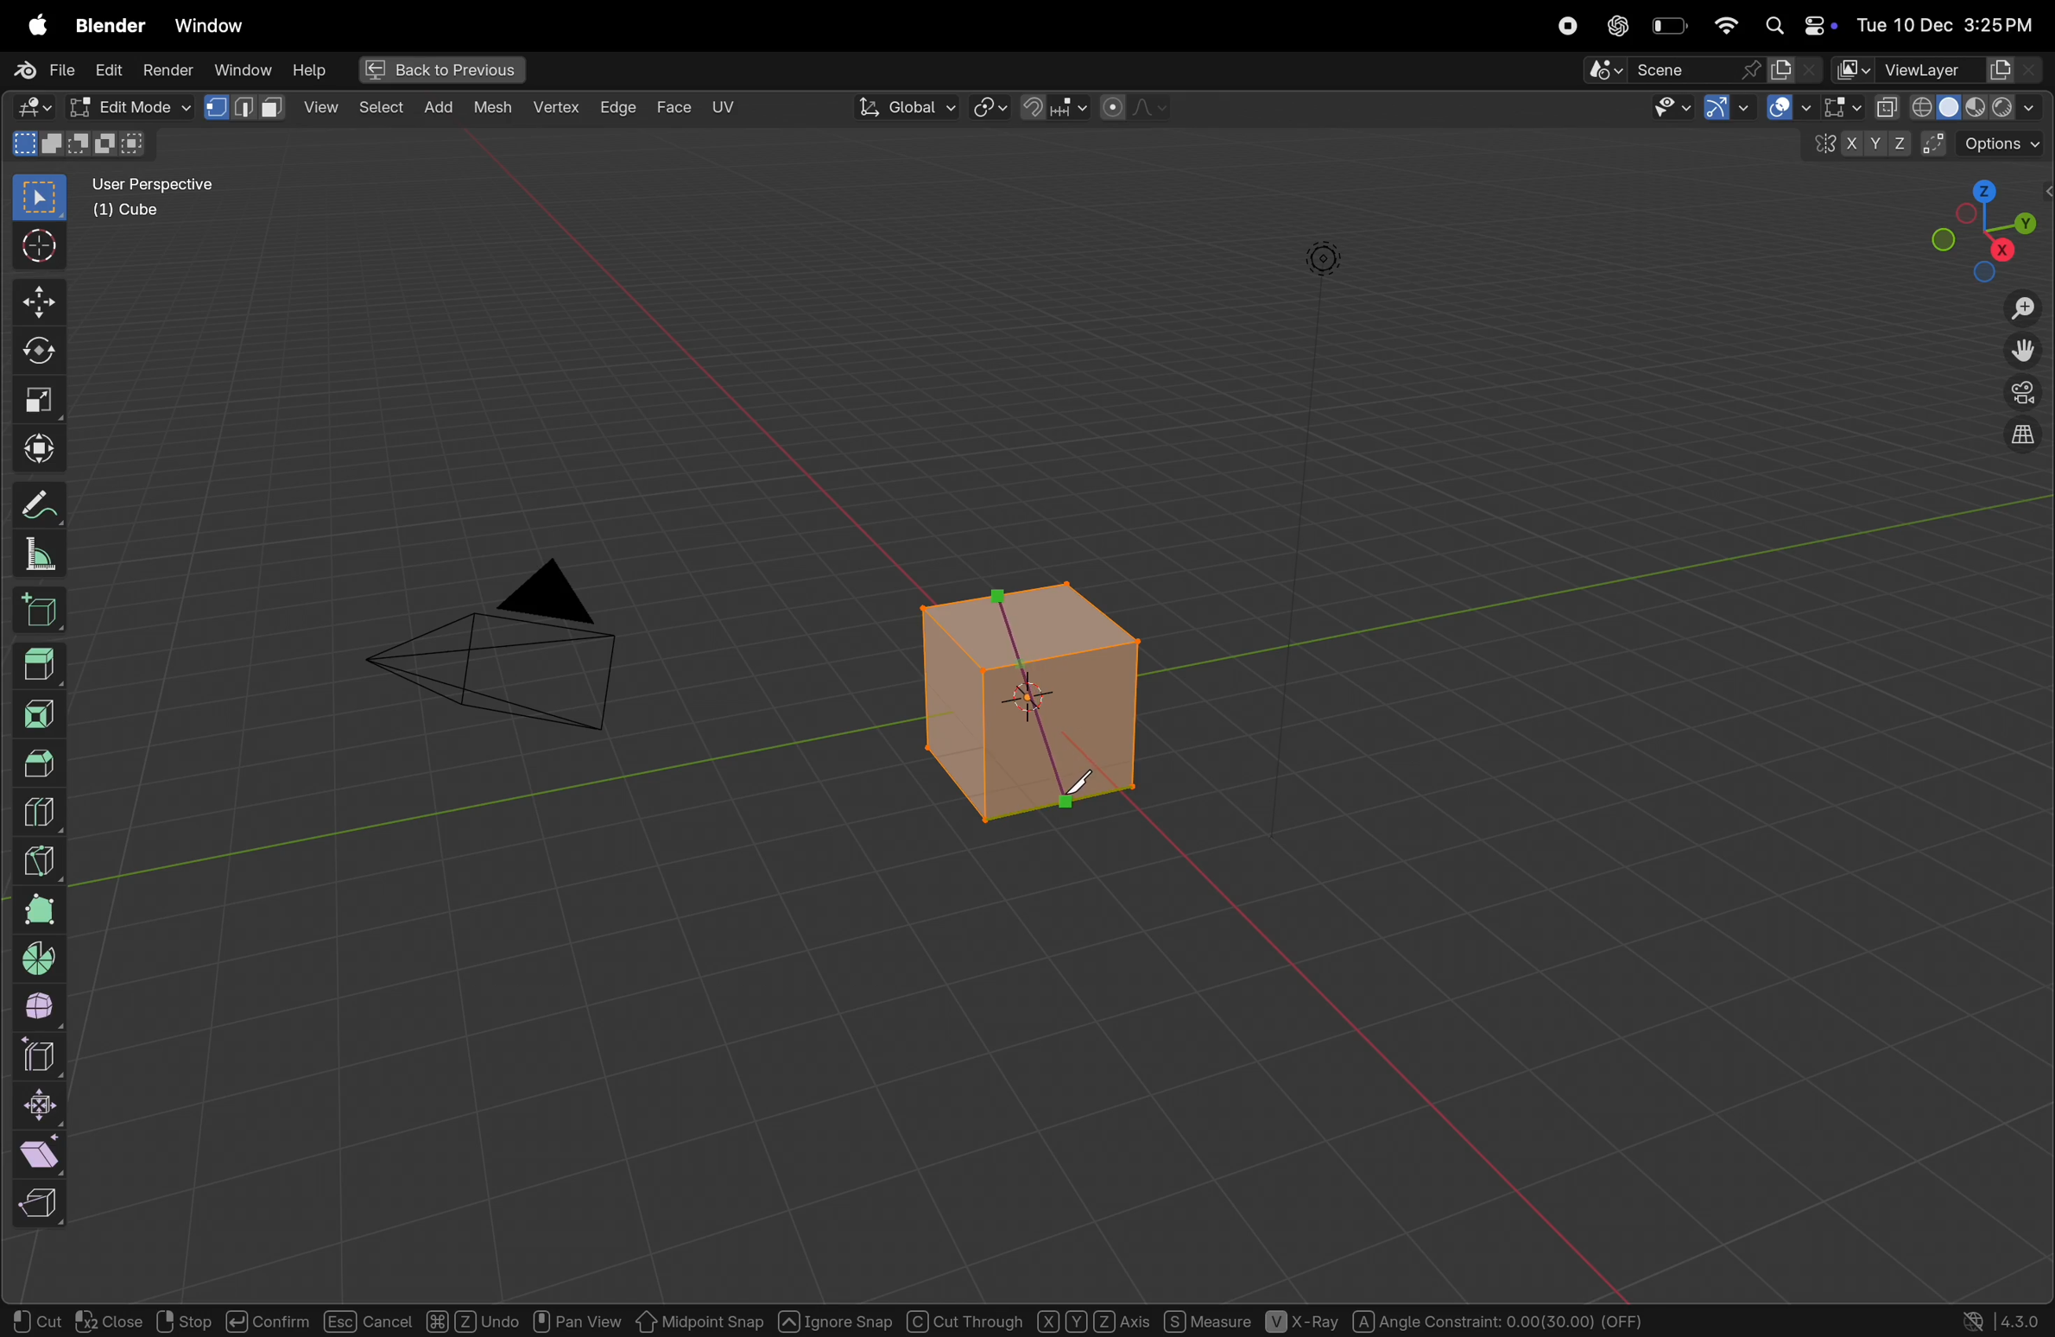 The image size is (2055, 1337). Describe the element at coordinates (39, 910) in the screenshot. I see `poly bulid spin` at that location.